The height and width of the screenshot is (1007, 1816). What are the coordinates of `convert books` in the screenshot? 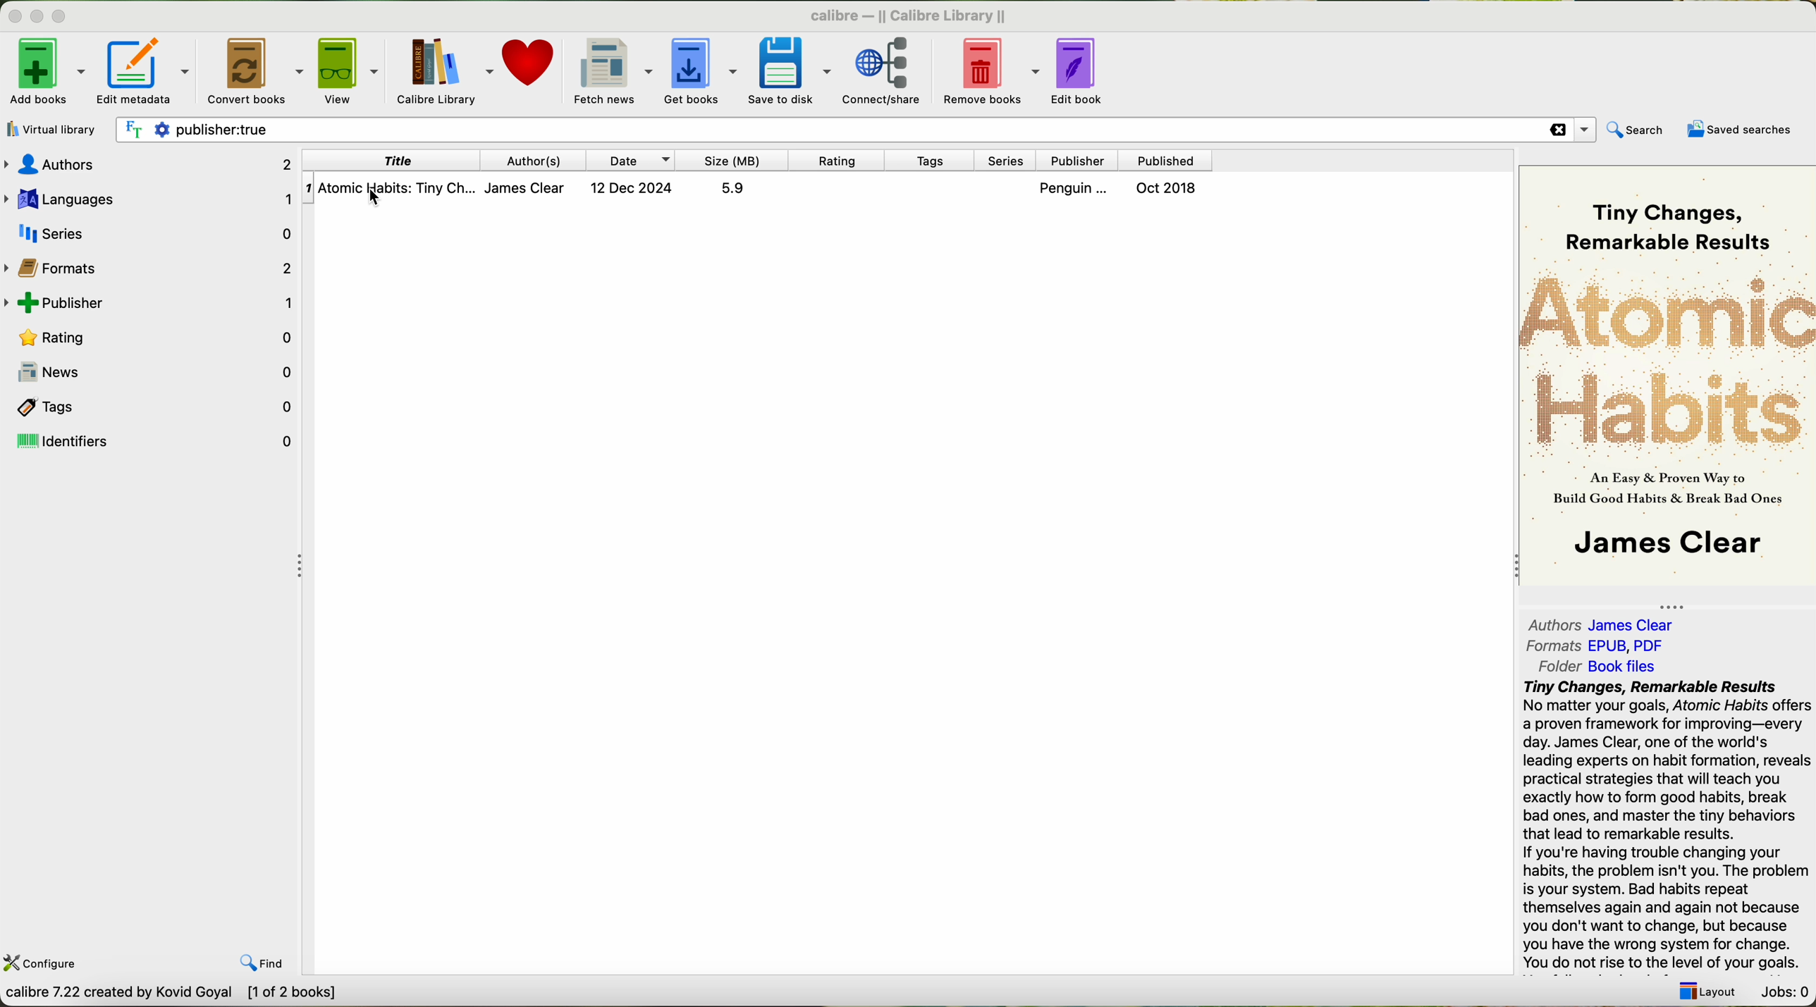 It's located at (255, 70).